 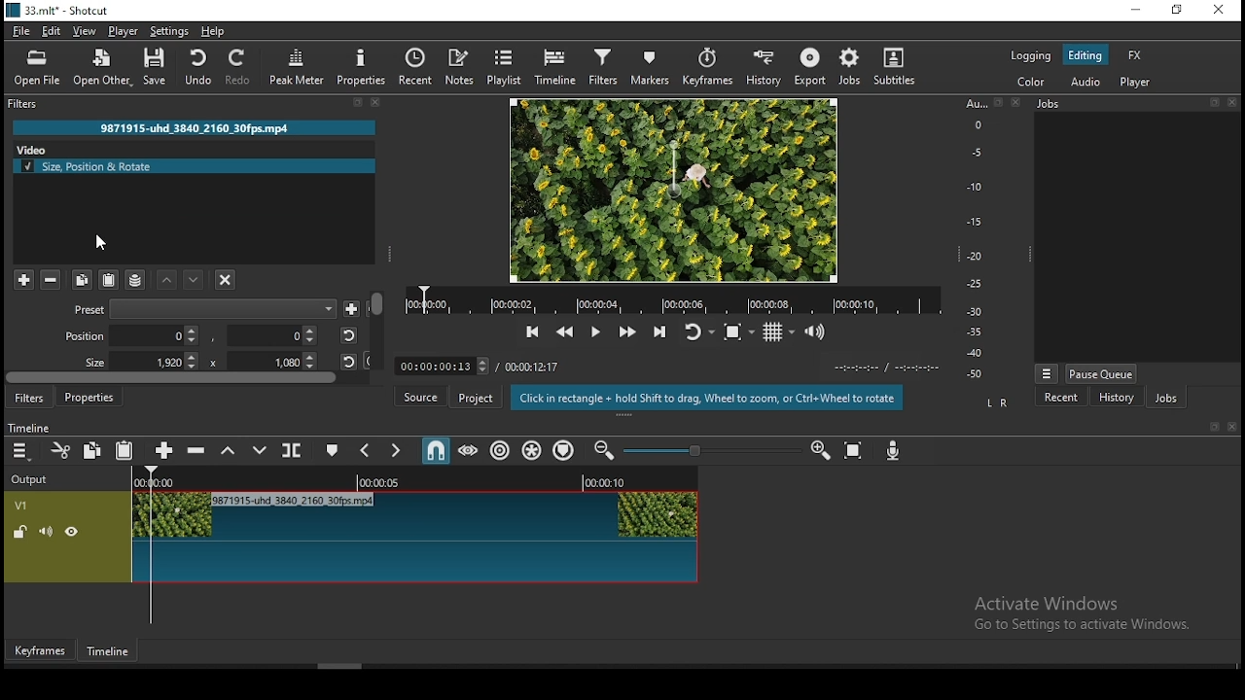 I want to click on Output, so click(x=29, y=480).